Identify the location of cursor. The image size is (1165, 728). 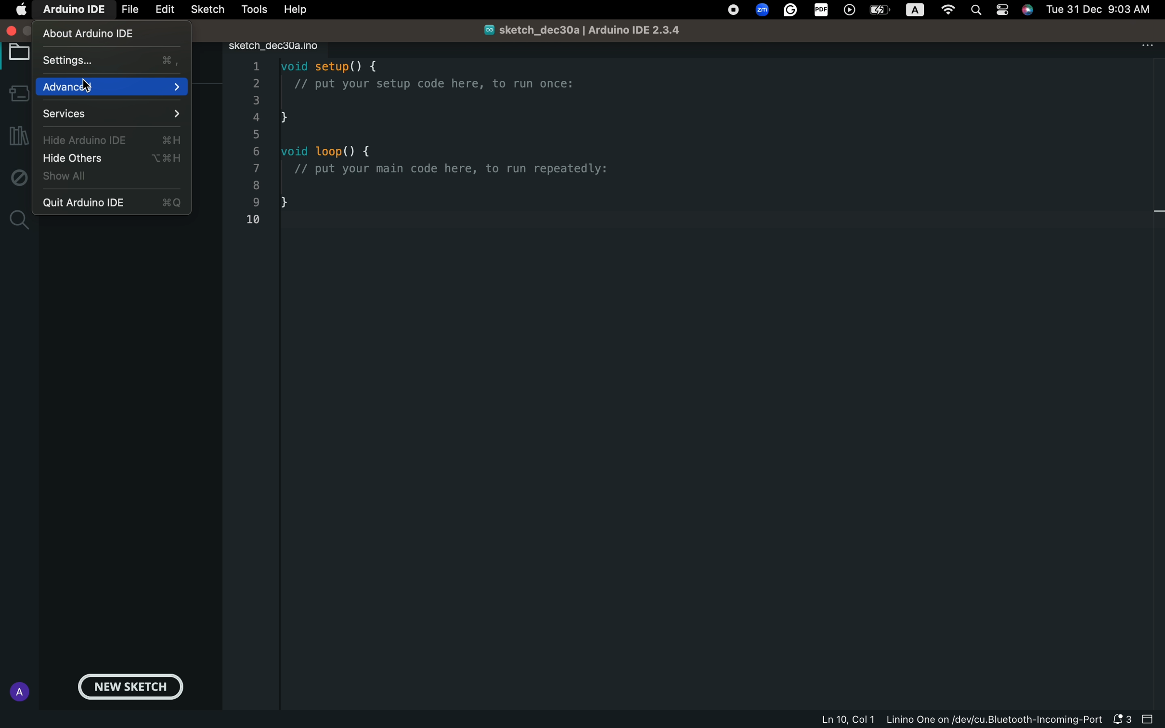
(90, 85).